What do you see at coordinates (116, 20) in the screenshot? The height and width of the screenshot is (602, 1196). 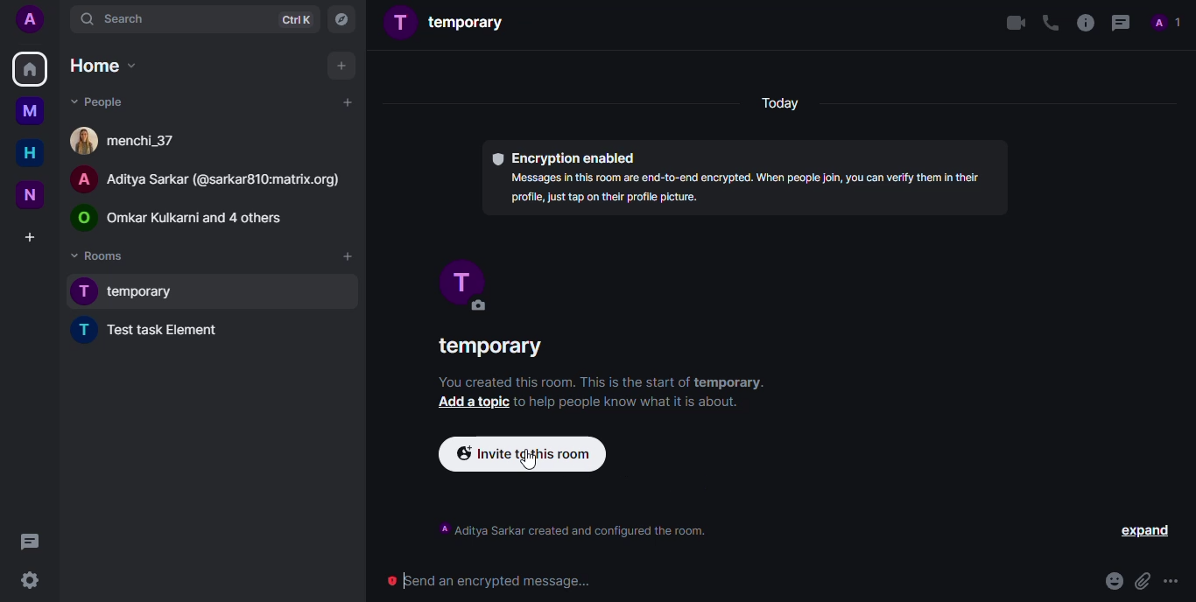 I see `search` at bounding box center [116, 20].